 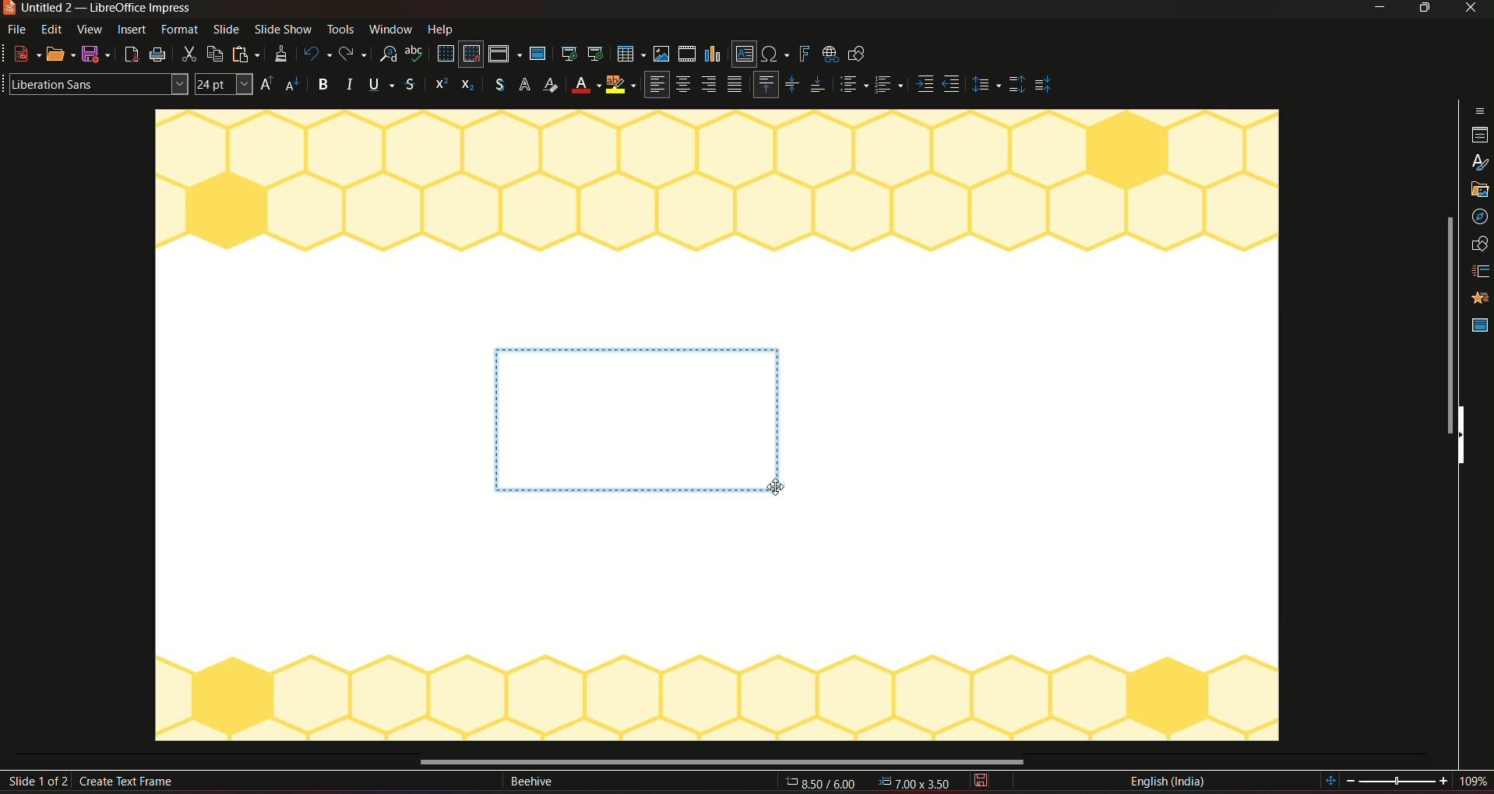 I want to click on font size, so click(x=226, y=85).